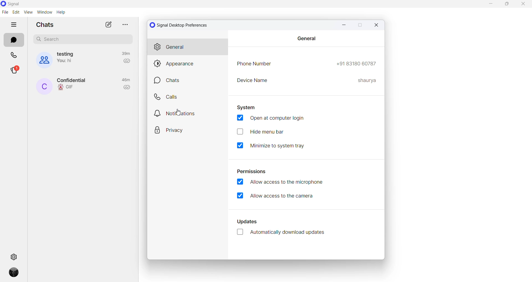 This screenshot has width=532, height=282. What do you see at coordinates (360, 25) in the screenshot?
I see `maximize` at bounding box center [360, 25].